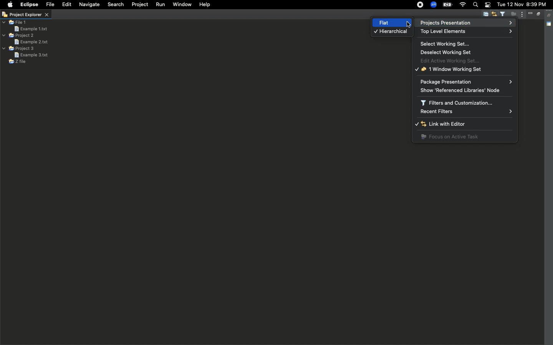  I want to click on tue 12 nov 8:39 pm , so click(523, 4).